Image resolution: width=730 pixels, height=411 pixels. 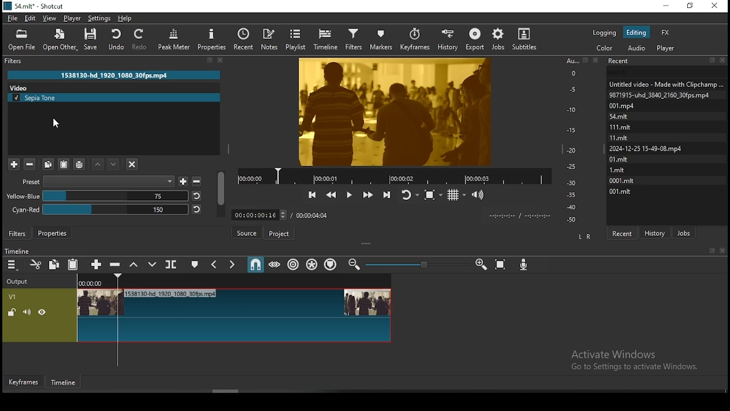 I want to click on ripple delete, so click(x=116, y=265).